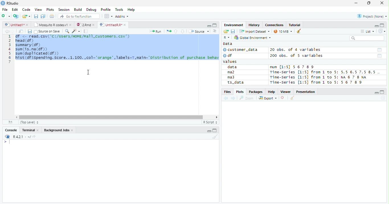 The height and width of the screenshot is (204, 389). What do you see at coordinates (30, 131) in the screenshot?
I see `Terminal` at bounding box center [30, 131].